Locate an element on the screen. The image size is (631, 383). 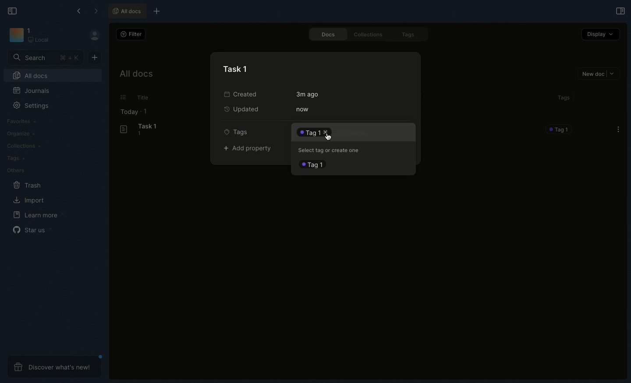
Options is located at coordinates (618, 129).